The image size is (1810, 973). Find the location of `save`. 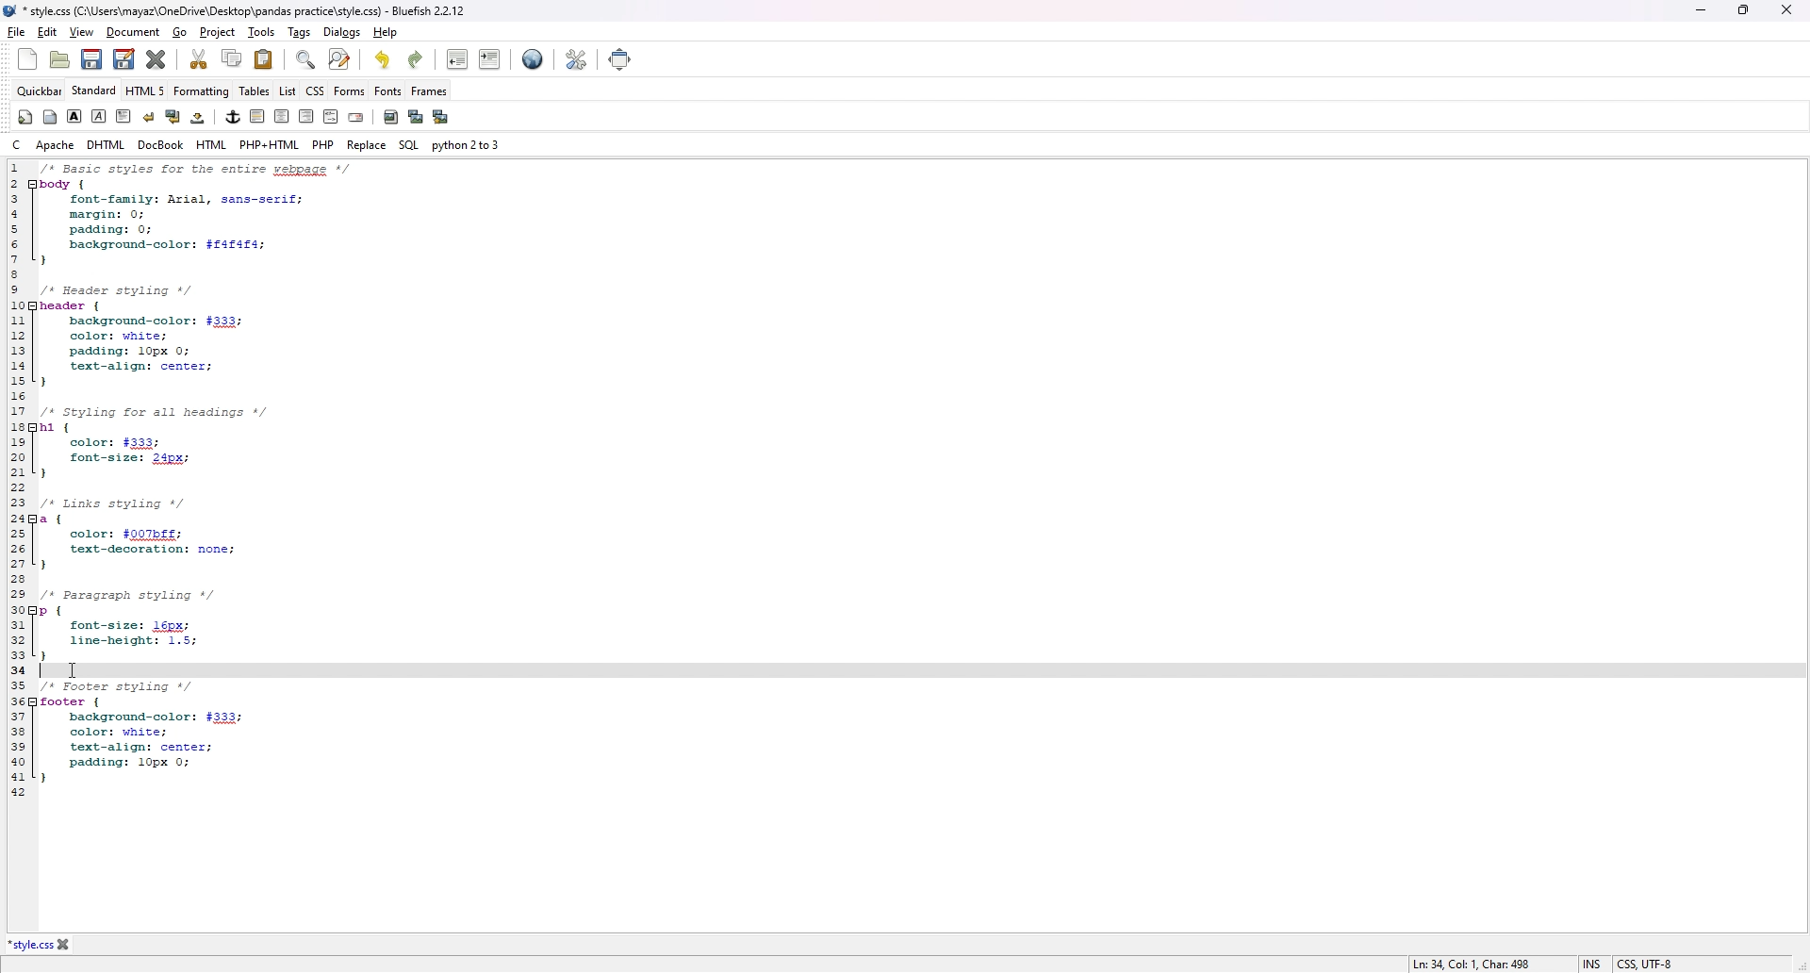

save is located at coordinates (91, 60).